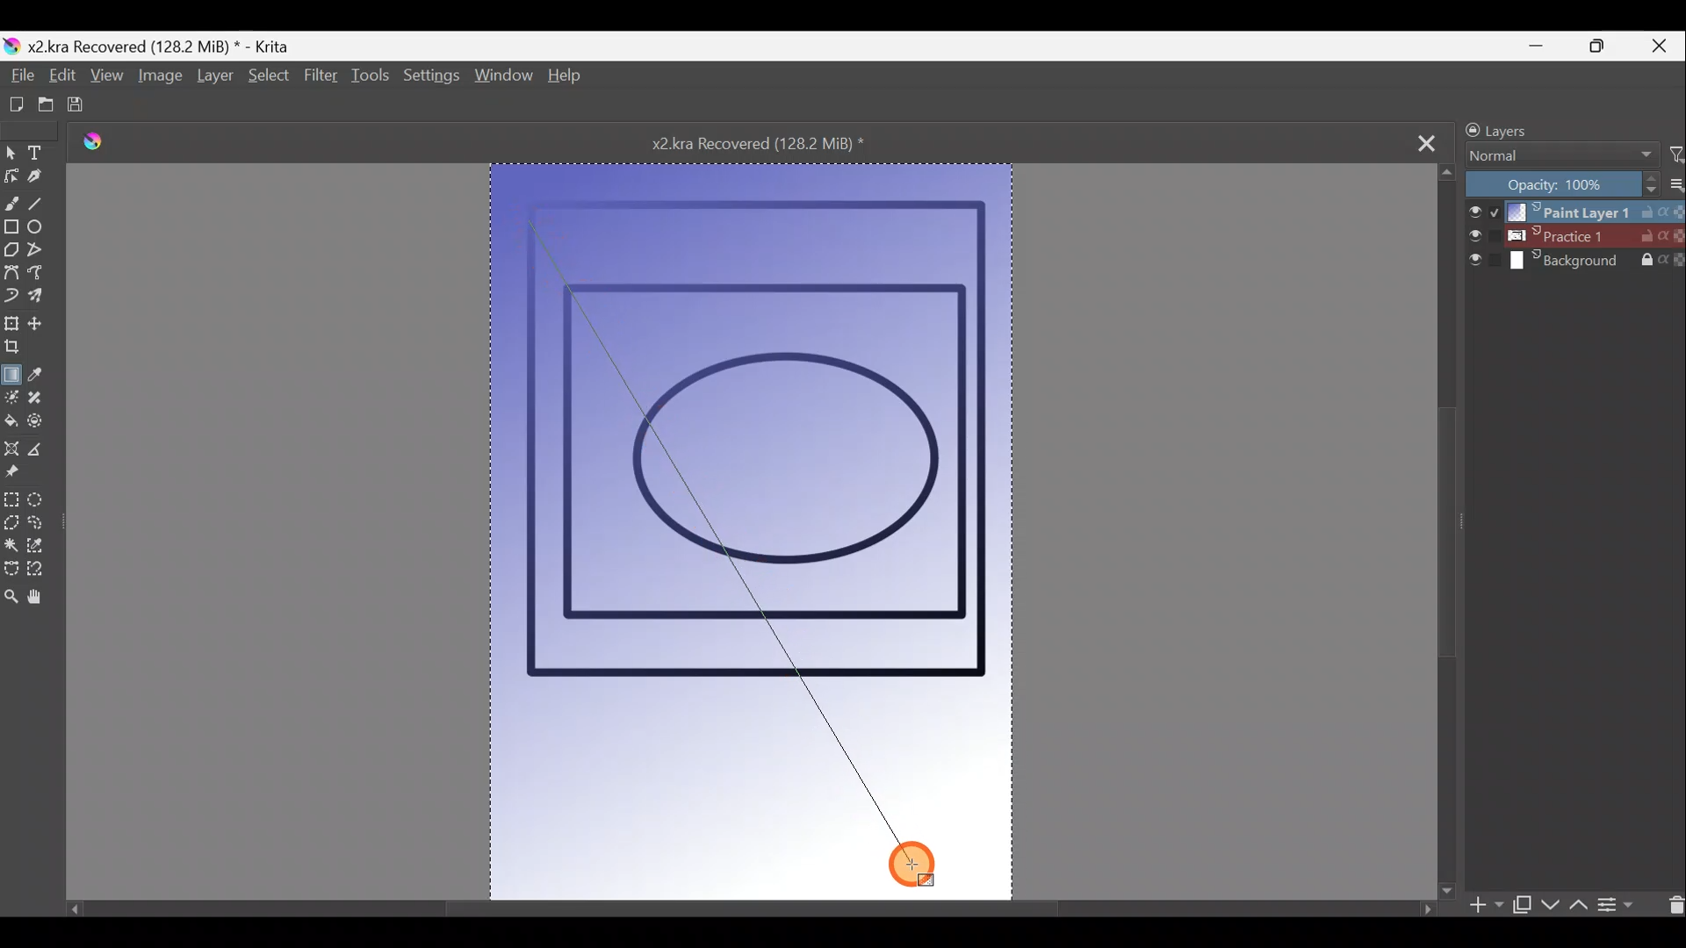  I want to click on Enclose & fill tool, so click(45, 425).